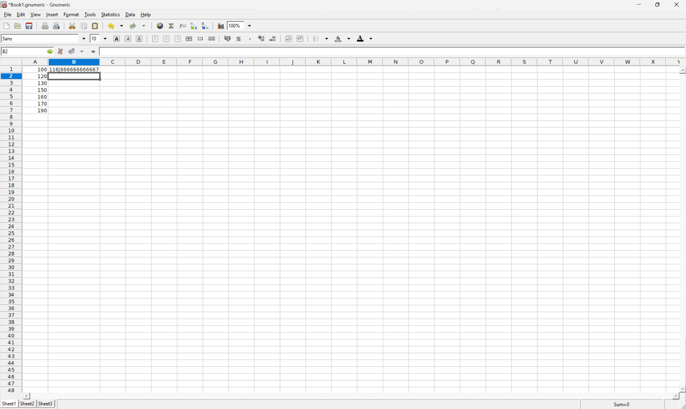 This screenshot has width=686, height=409. I want to click on Decrease the number of decimals displayed, so click(274, 39).